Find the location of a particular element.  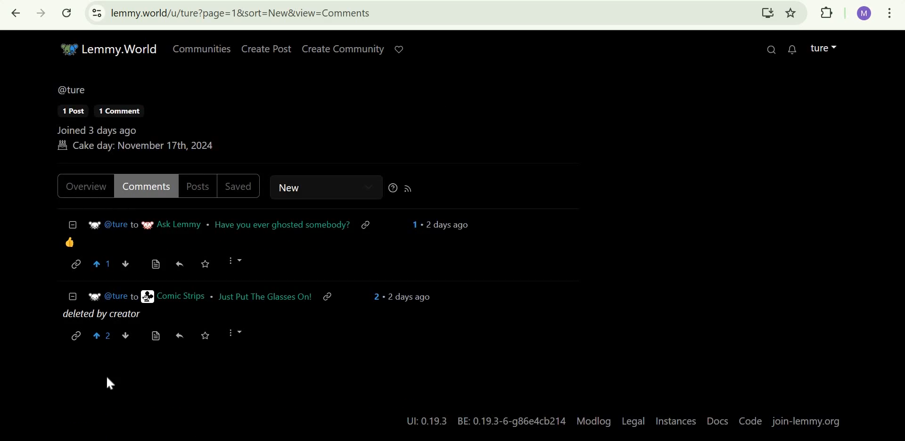

2 upvotes is located at coordinates (102, 337).